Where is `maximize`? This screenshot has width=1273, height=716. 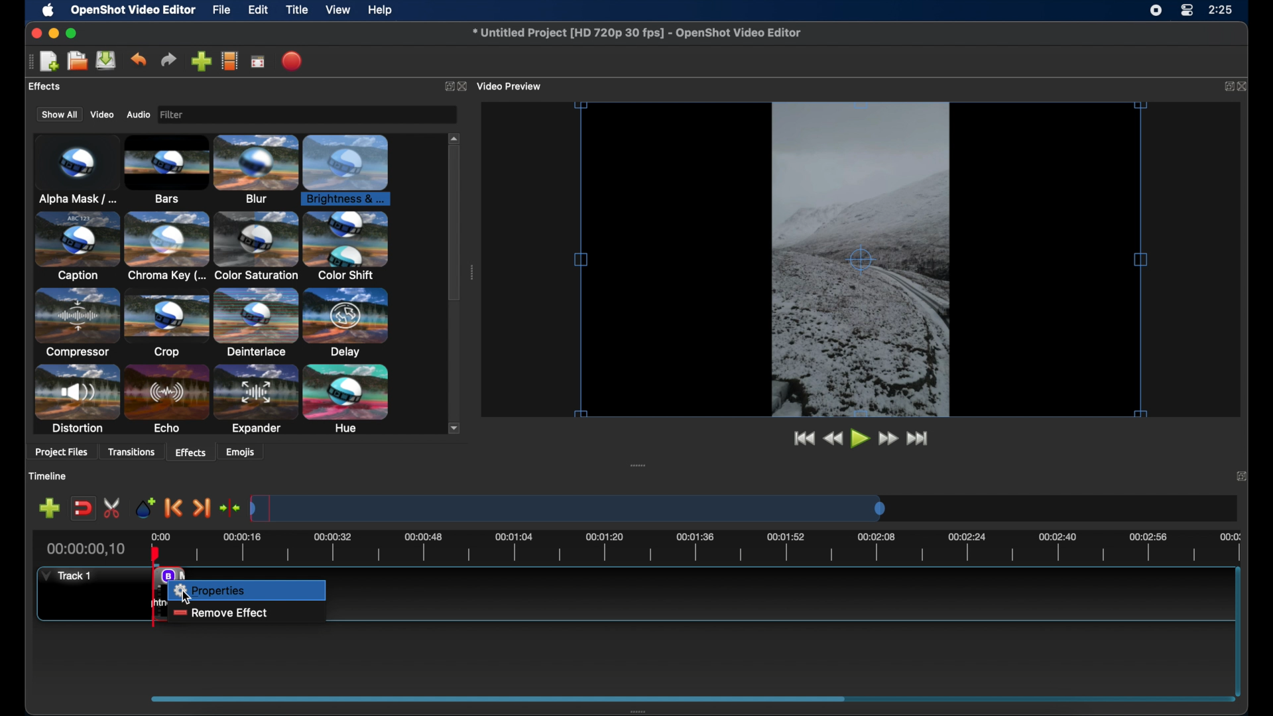 maximize is located at coordinates (73, 33).